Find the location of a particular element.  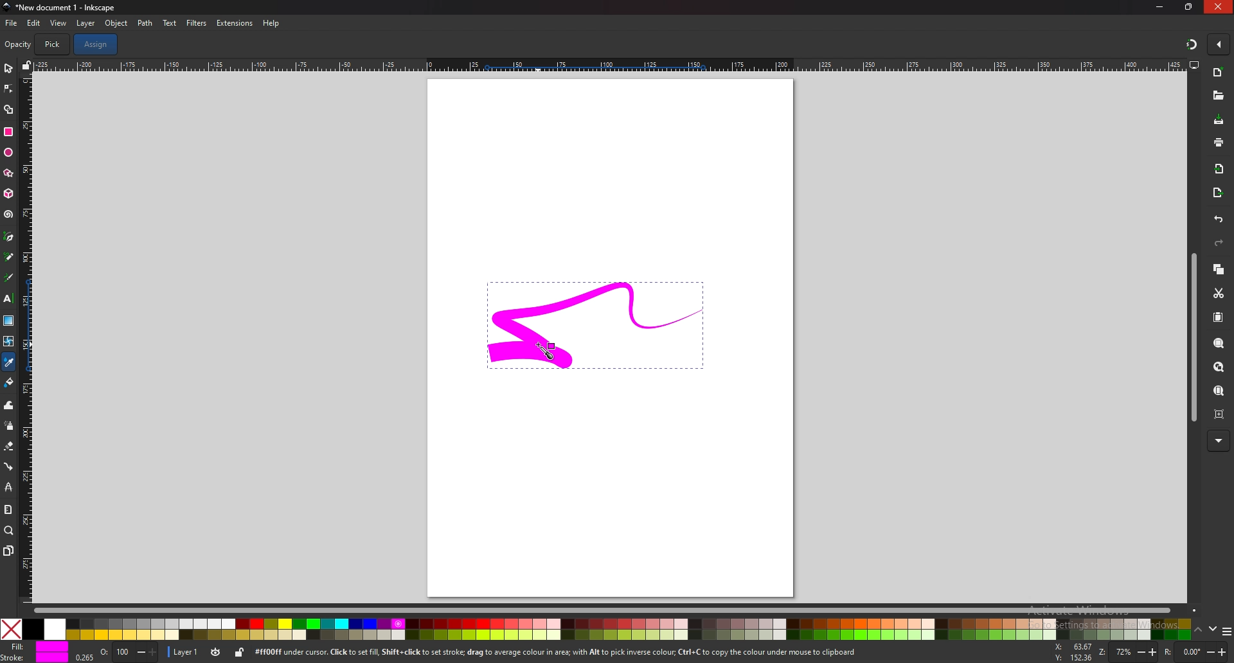

0.265 is located at coordinates (82, 657).